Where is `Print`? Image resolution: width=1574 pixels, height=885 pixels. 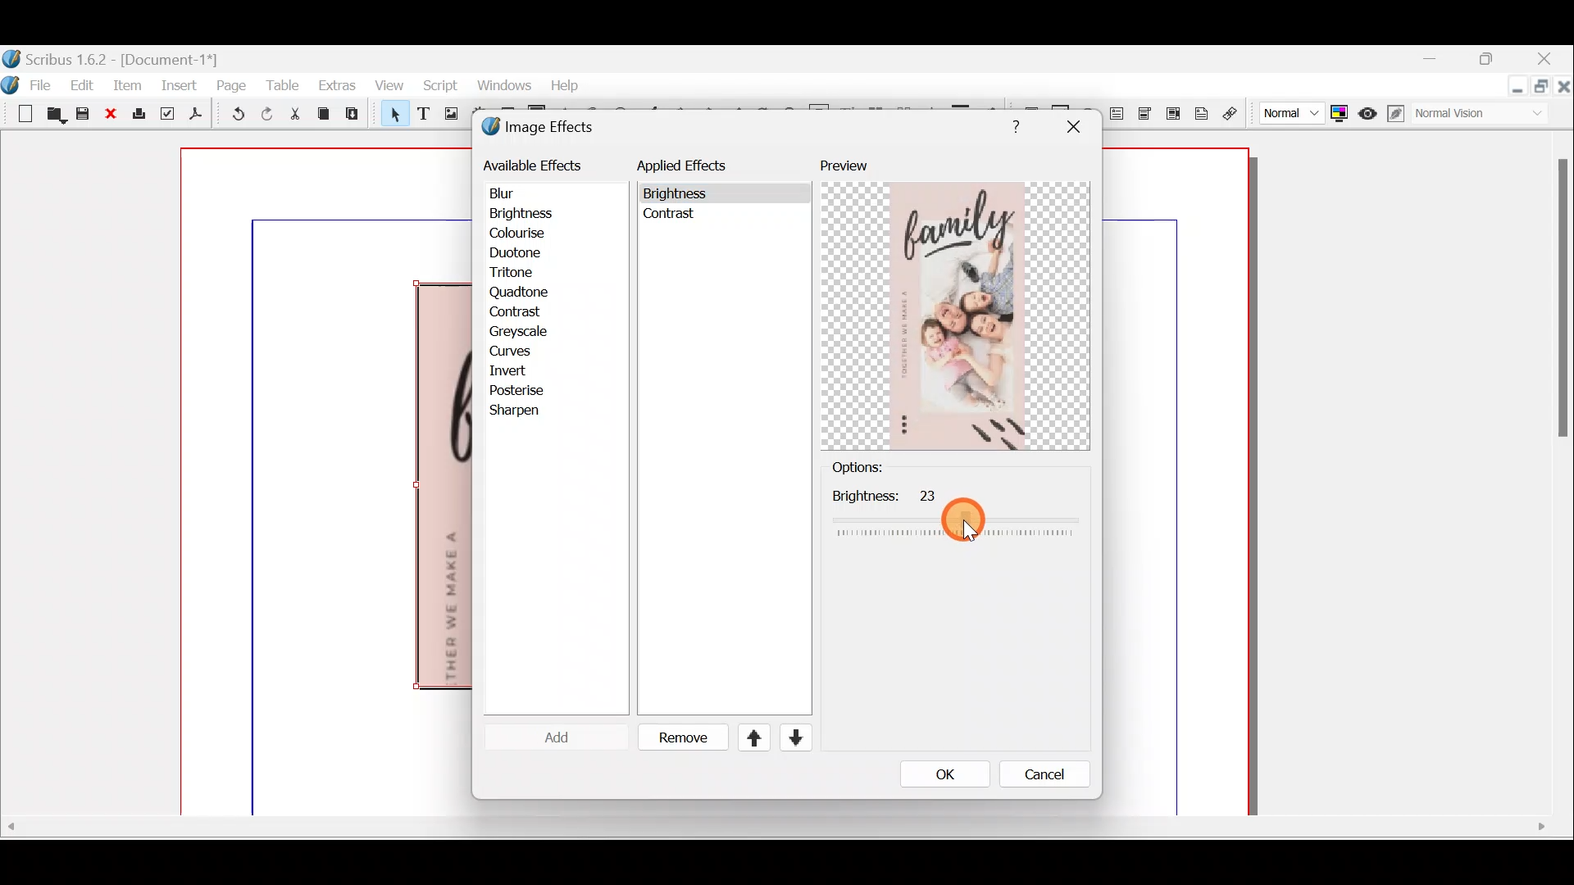 Print is located at coordinates (137, 115).